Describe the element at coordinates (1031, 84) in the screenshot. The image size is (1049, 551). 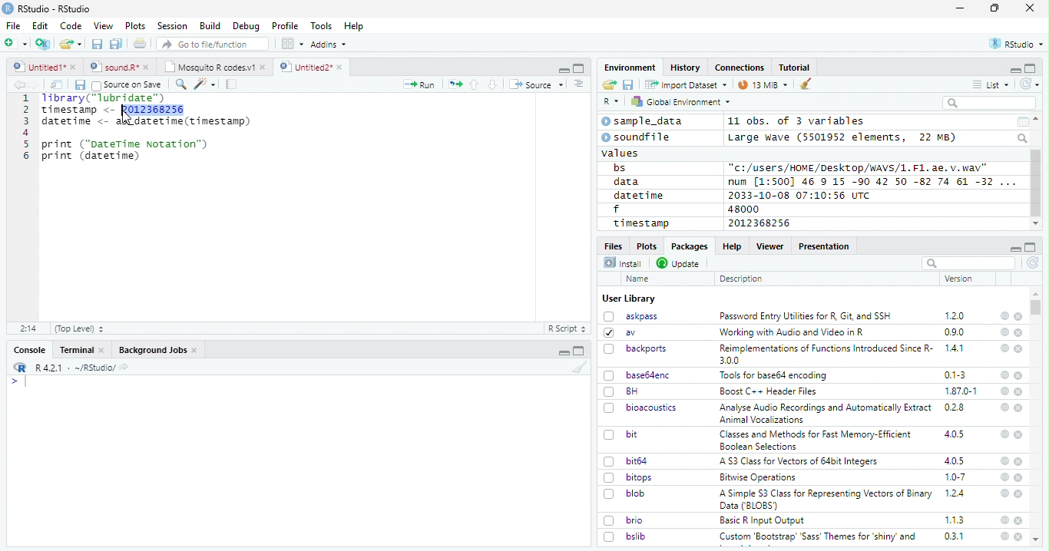
I see `Refresh` at that location.